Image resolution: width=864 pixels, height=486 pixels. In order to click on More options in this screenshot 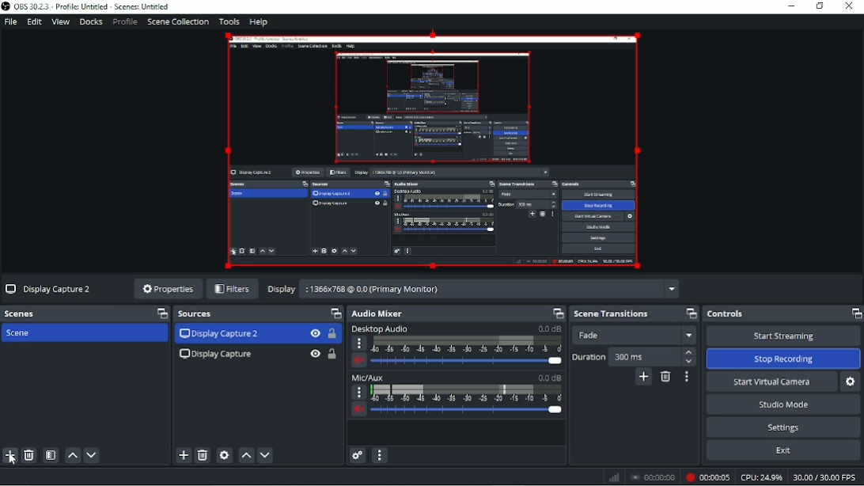, I will do `click(359, 392)`.